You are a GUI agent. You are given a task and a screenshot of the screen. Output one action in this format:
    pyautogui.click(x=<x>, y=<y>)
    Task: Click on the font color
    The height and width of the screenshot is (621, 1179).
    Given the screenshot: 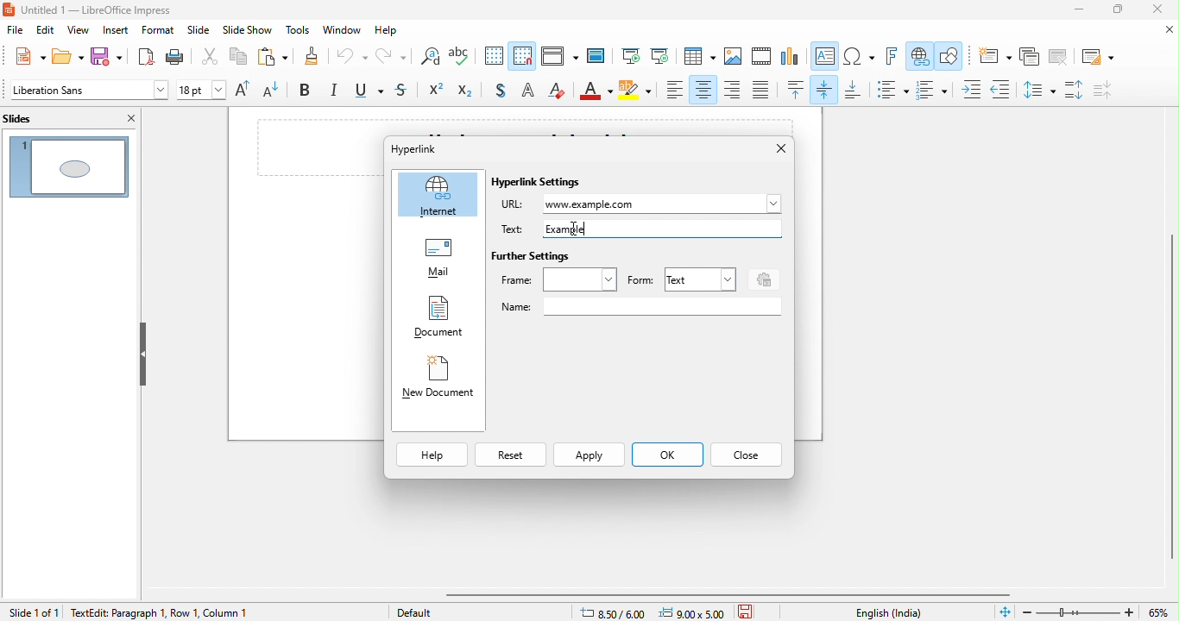 What is the action you would take?
    pyautogui.click(x=596, y=92)
    